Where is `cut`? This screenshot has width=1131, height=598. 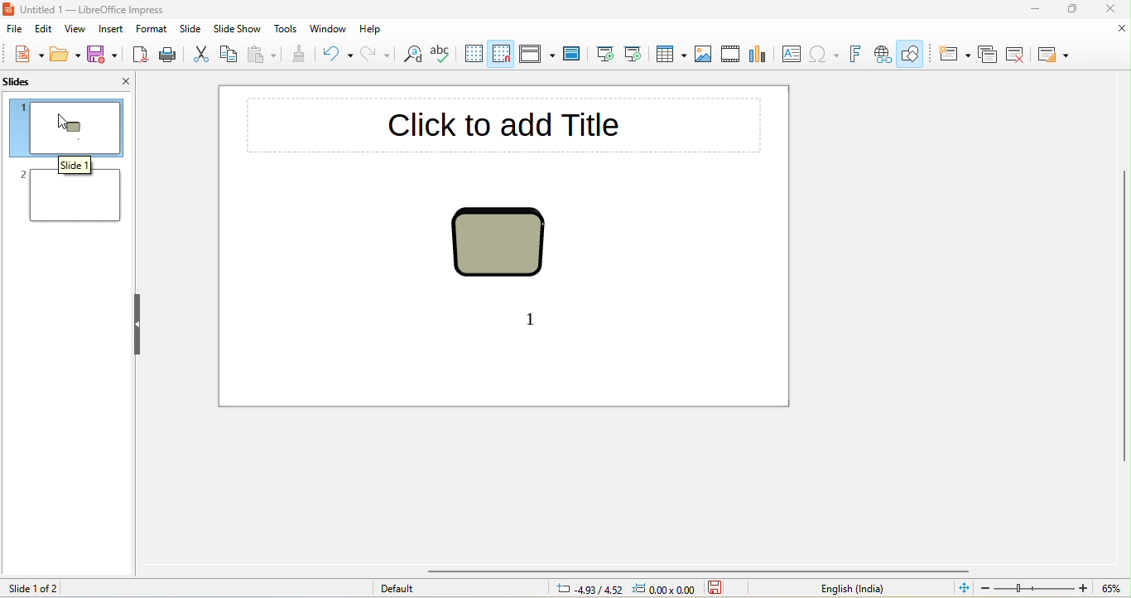
cut is located at coordinates (203, 55).